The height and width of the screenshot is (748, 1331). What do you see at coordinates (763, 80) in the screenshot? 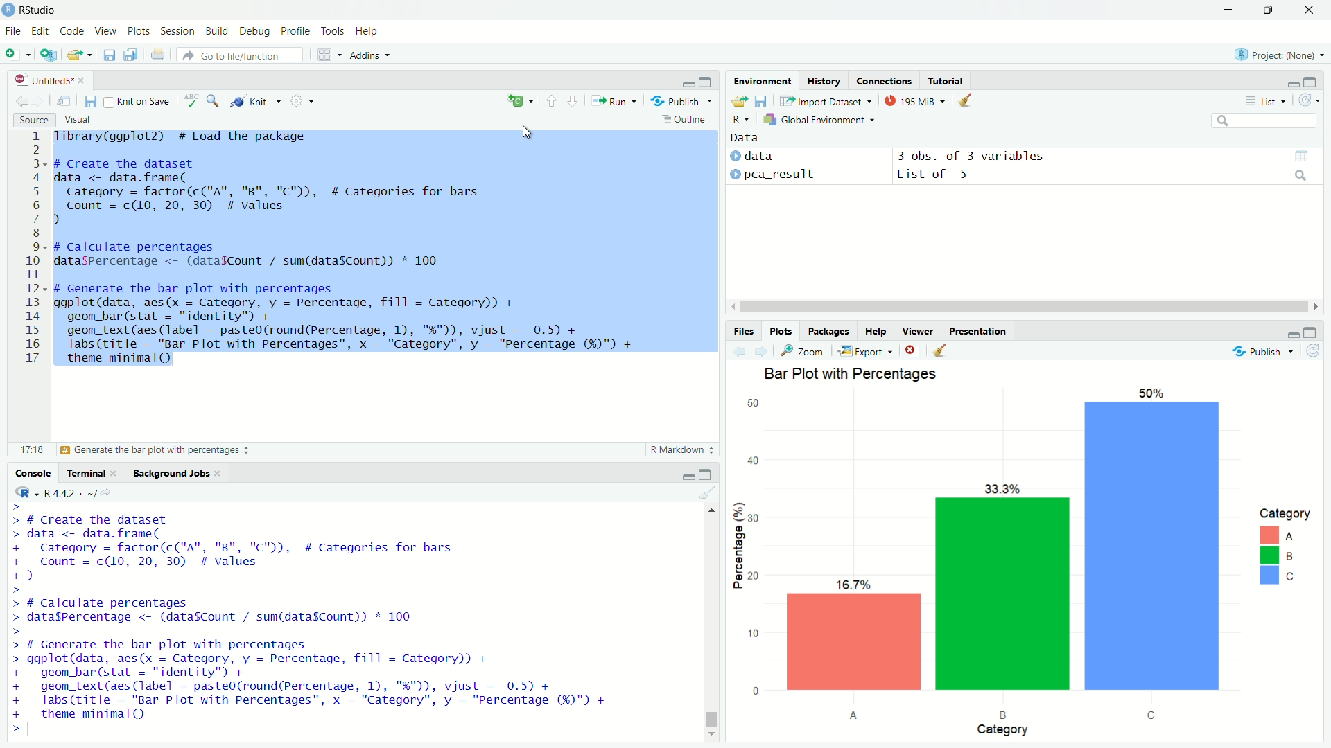
I see `environment` at bounding box center [763, 80].